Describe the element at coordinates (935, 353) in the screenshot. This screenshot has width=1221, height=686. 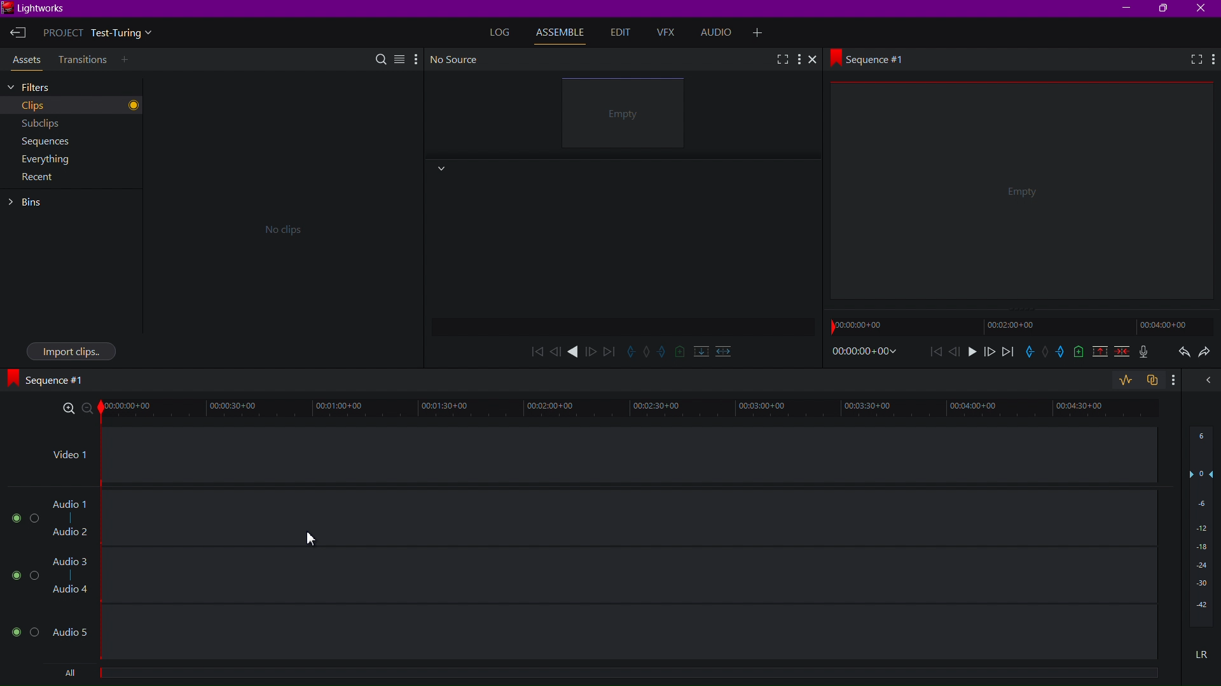
I see `beginning` at that location.